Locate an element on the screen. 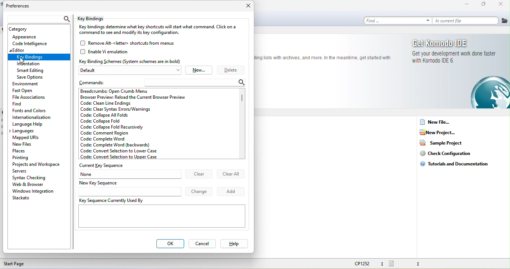 The image size is (510, 269). commands is located at coordinates (96, 82).